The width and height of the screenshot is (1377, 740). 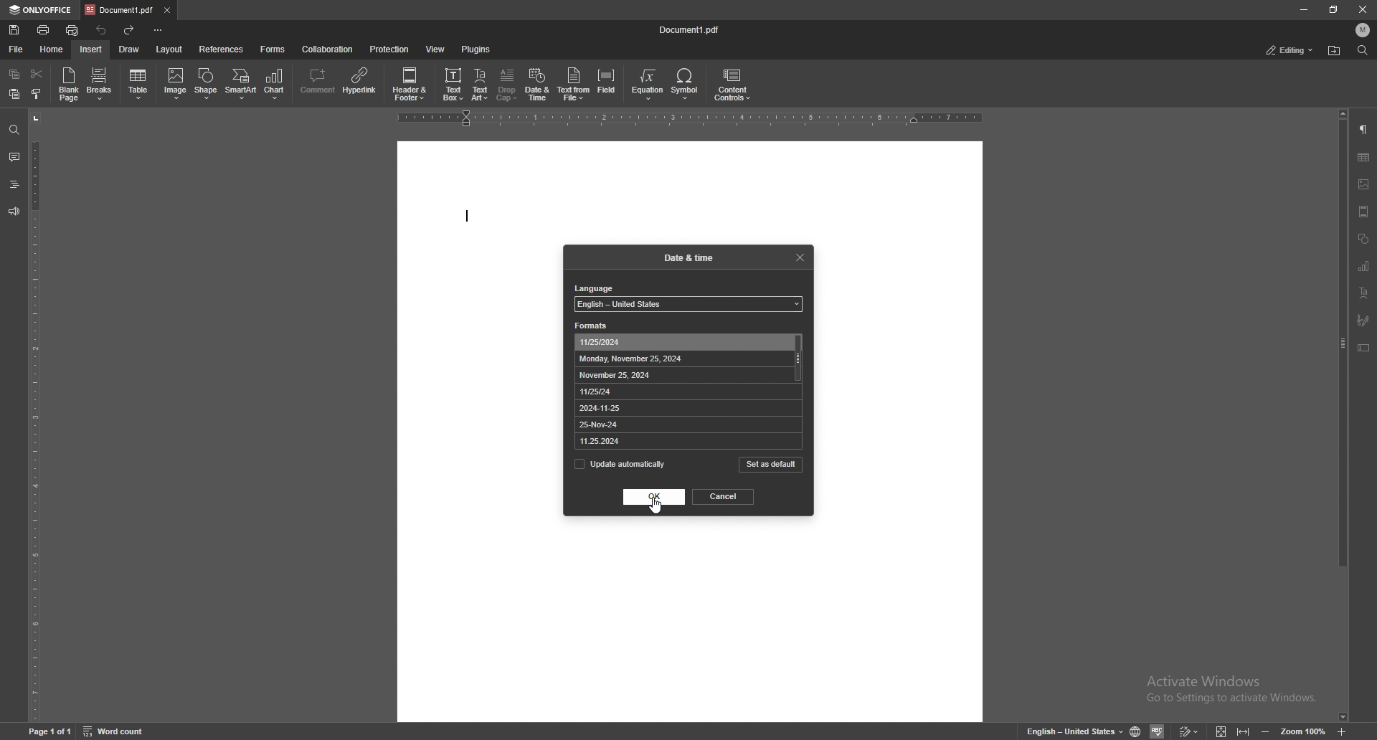 I want to click on scroll bar, so click(x=1341, y=415).